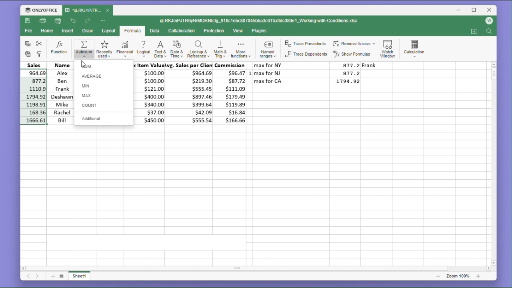 The height and width of the screenshot is (288, 512). Describe the element at coordinates (28, 277) in the screenshot. I see `previous sheet` at that location.